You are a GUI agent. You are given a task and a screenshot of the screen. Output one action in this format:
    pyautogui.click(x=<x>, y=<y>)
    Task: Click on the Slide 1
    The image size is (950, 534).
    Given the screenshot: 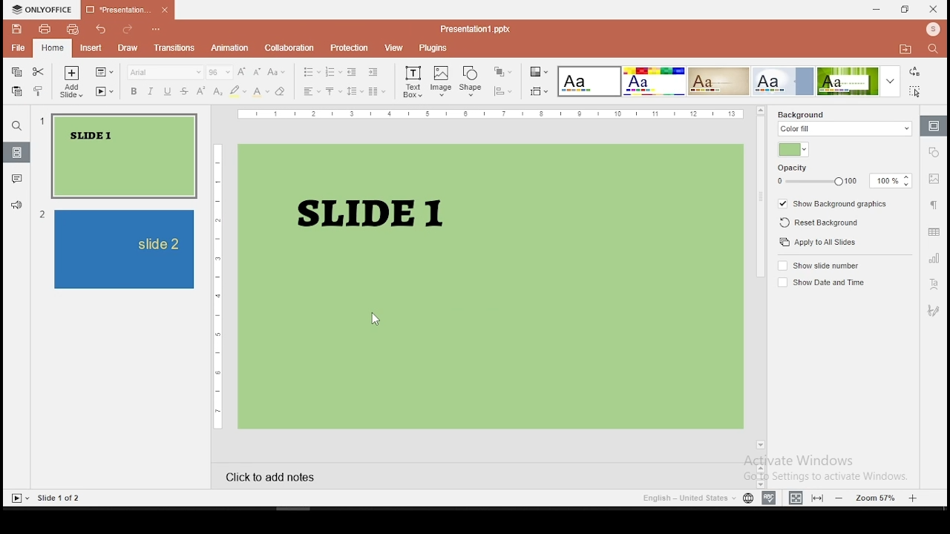 What is the action you would take?
    pyautogui.click(x=493, y=289)
    